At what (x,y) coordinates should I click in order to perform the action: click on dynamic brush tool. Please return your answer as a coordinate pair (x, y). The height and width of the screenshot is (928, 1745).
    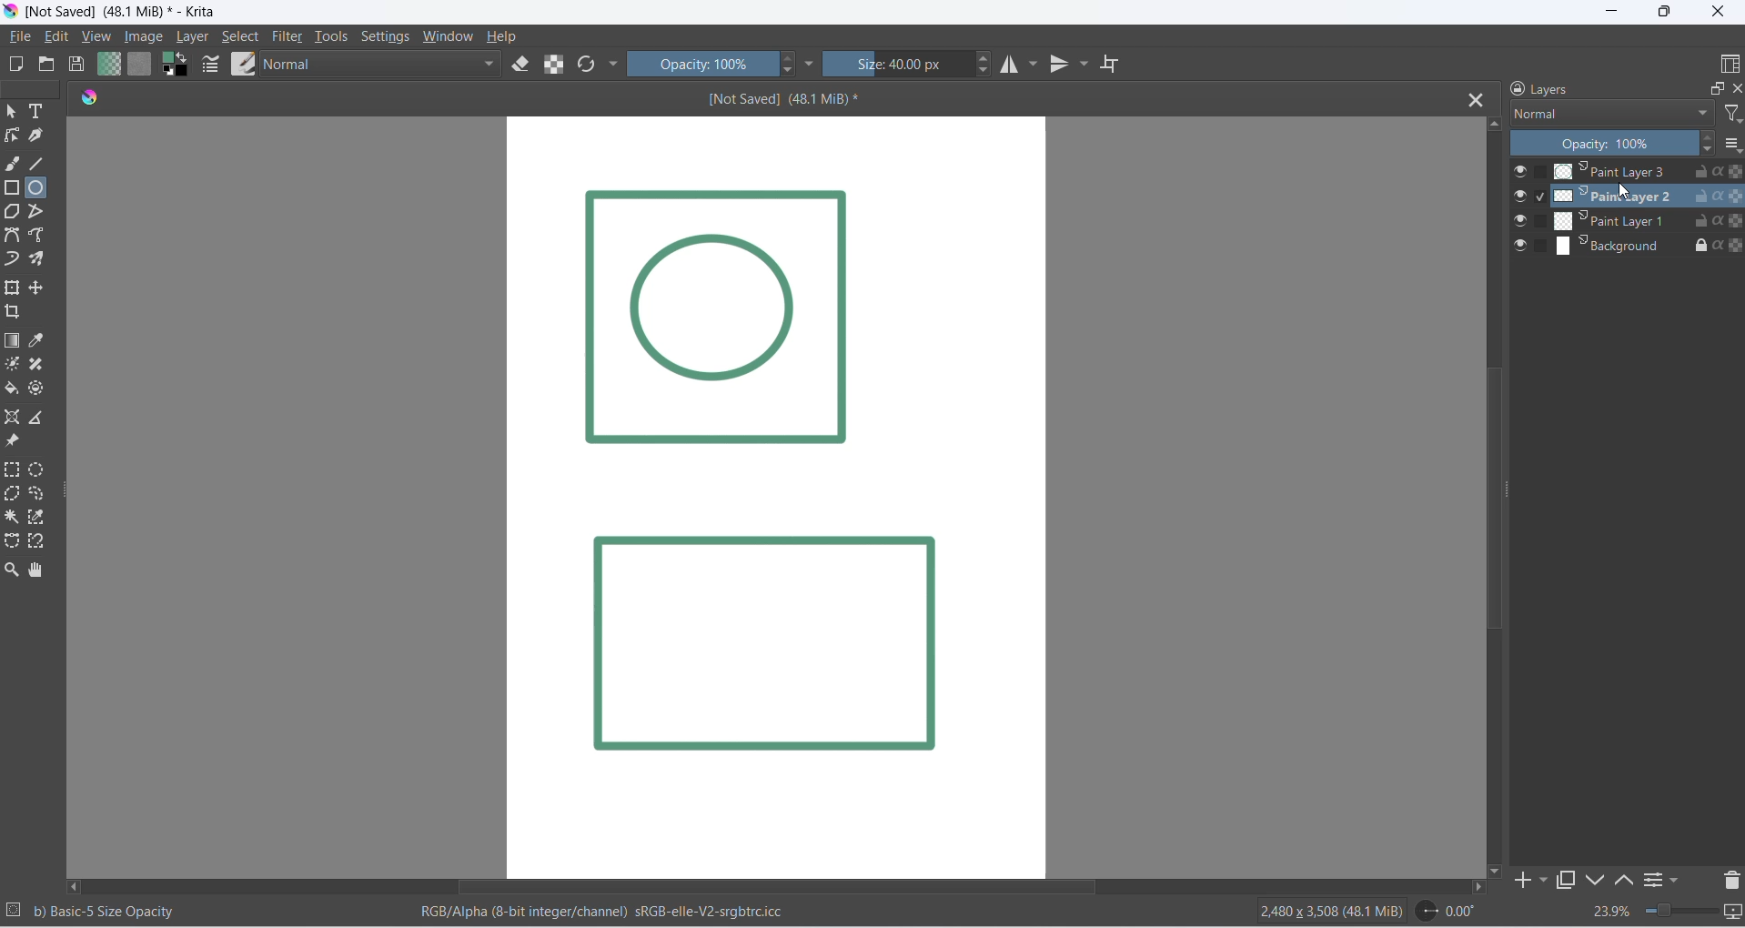
    Looking at the image, I should click on (15, 261).